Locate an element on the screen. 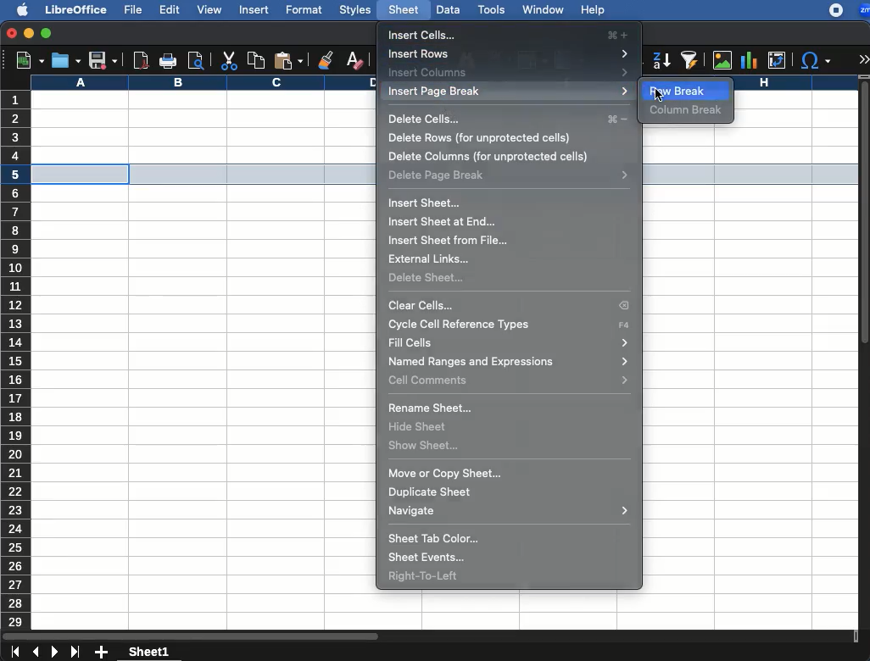 The height and width of the screenshot is (661, 870). sheet events is located at coordinates (430, 558).